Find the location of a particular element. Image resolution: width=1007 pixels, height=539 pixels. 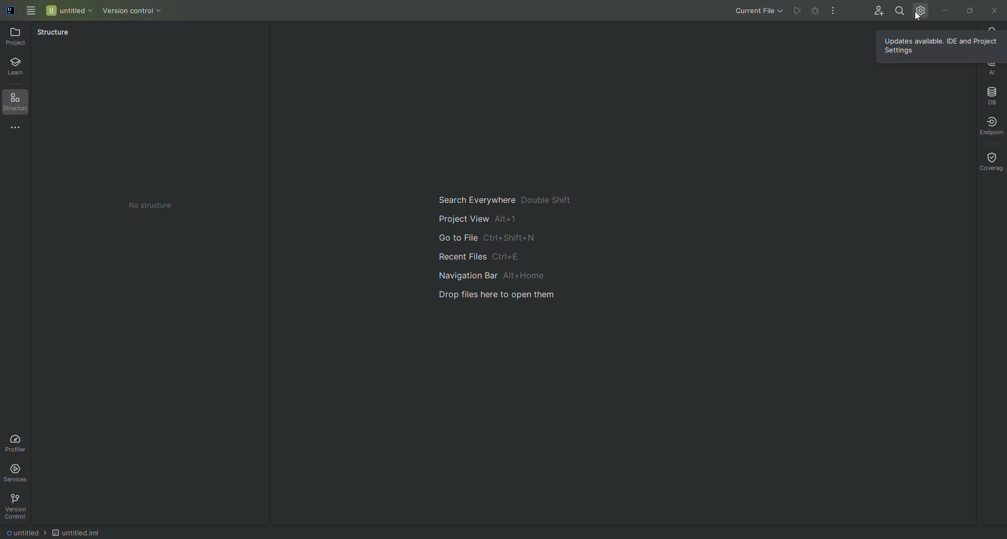

Go to file is located at coordinates (485, 239).